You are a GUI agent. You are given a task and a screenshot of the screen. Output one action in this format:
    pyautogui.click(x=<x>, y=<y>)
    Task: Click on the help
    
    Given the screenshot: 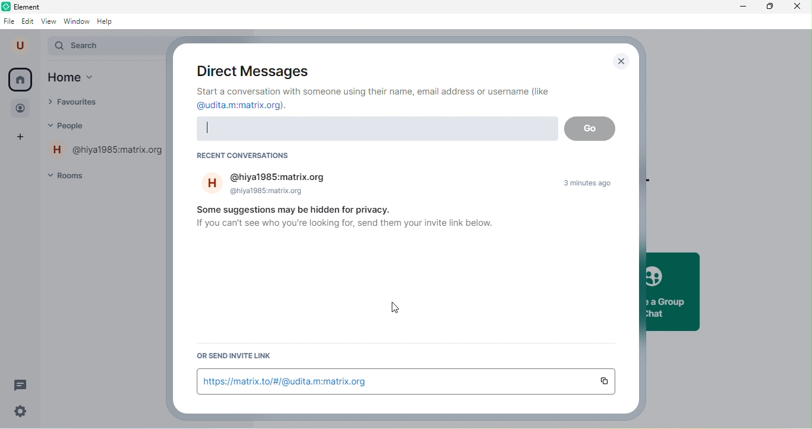 What is the action you would take?
    pyautogui.click(x=108, y=21)
    